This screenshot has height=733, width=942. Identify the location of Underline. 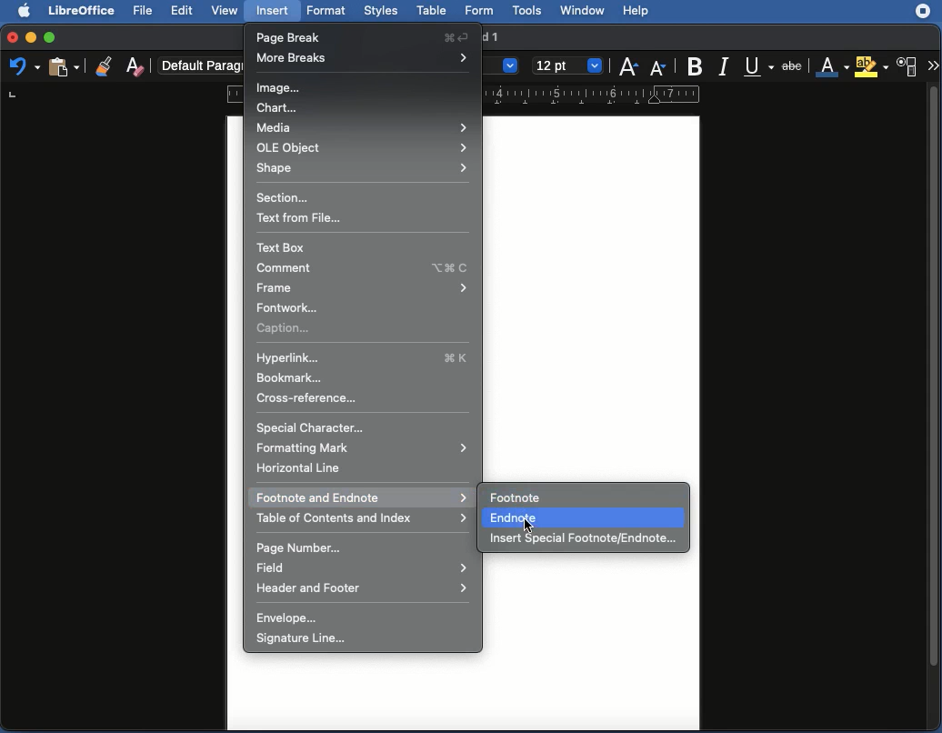
(760, 66).